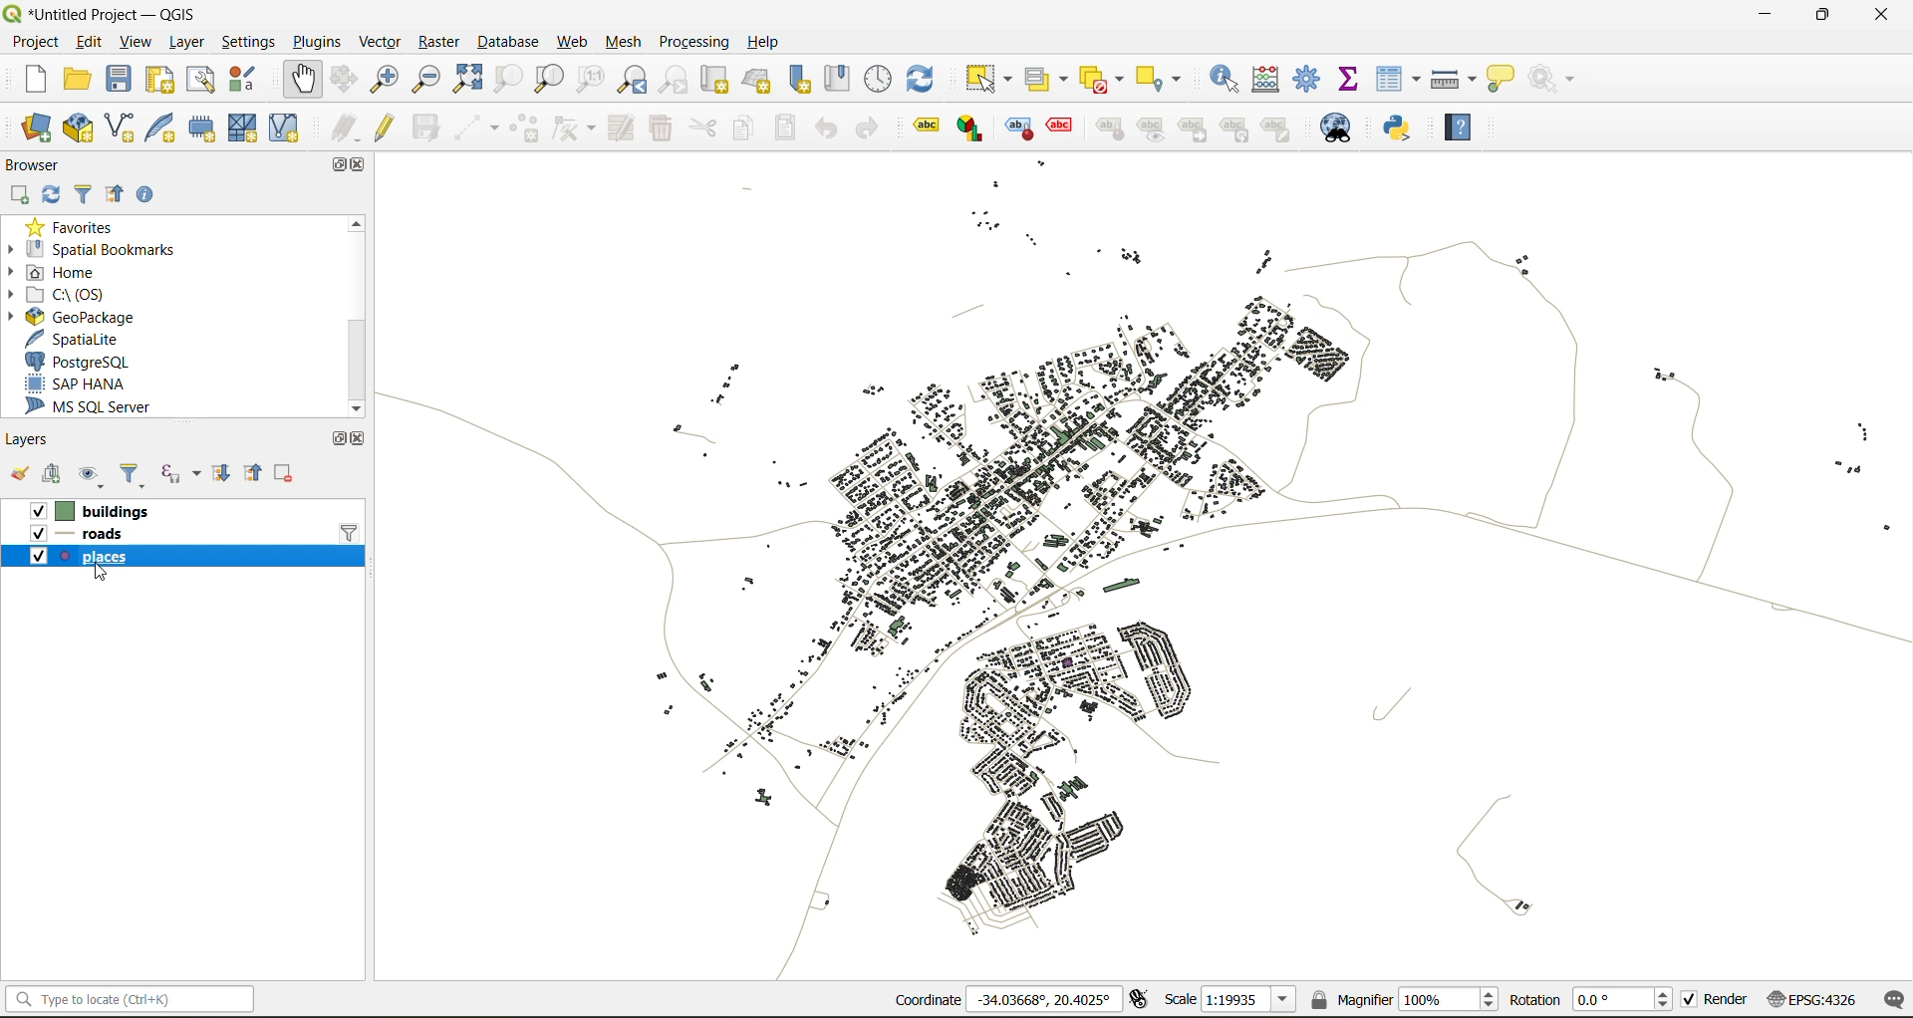 The image size is (1913, 1018). I want to click on render, so click(1717, 999).